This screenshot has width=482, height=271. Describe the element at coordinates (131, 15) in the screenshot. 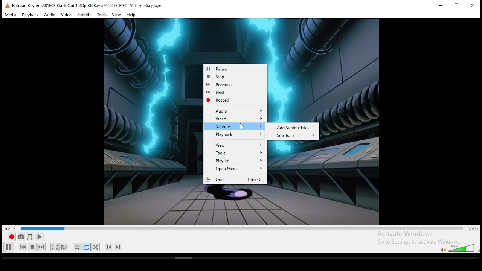

I see `help` at that location.